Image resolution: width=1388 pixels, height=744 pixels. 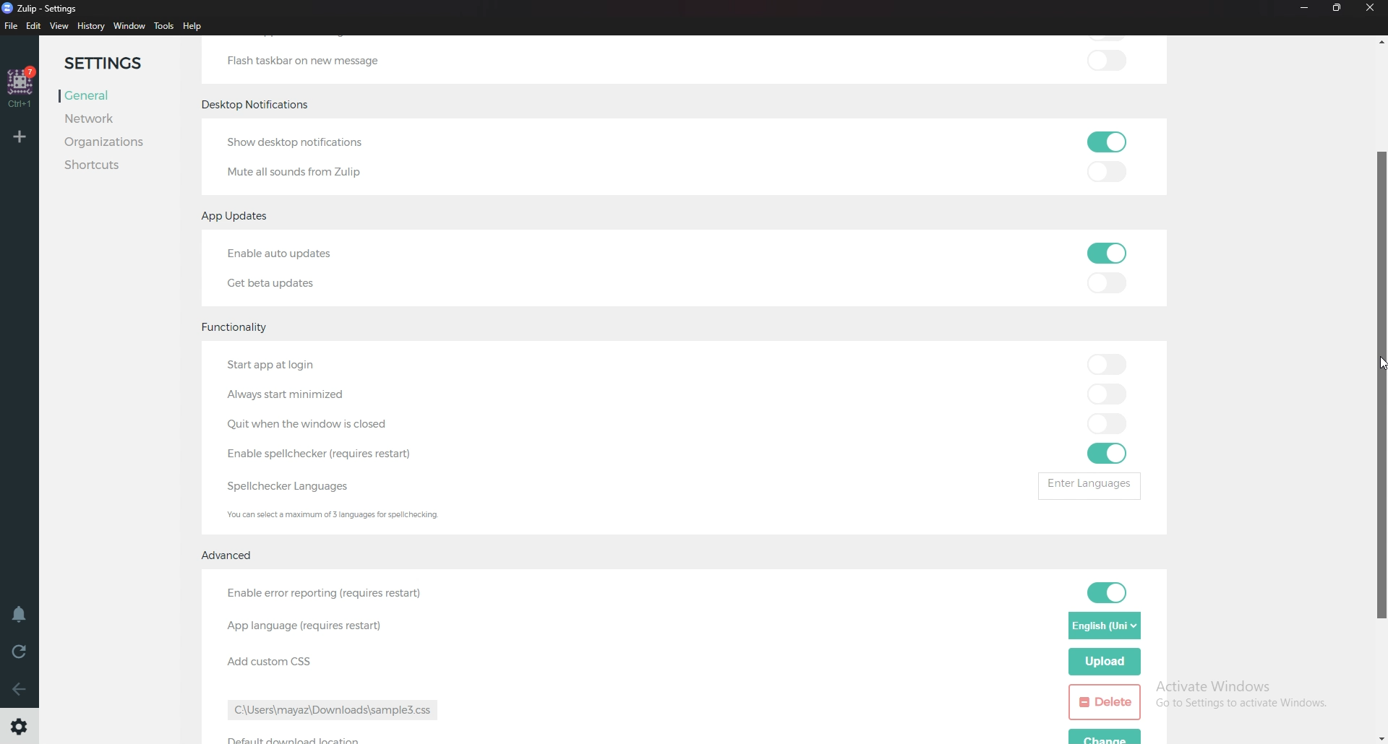 What do you see at coordinates (18, 137) in the screenshot?
I see `Add organization` at bounding box center [18, 137].